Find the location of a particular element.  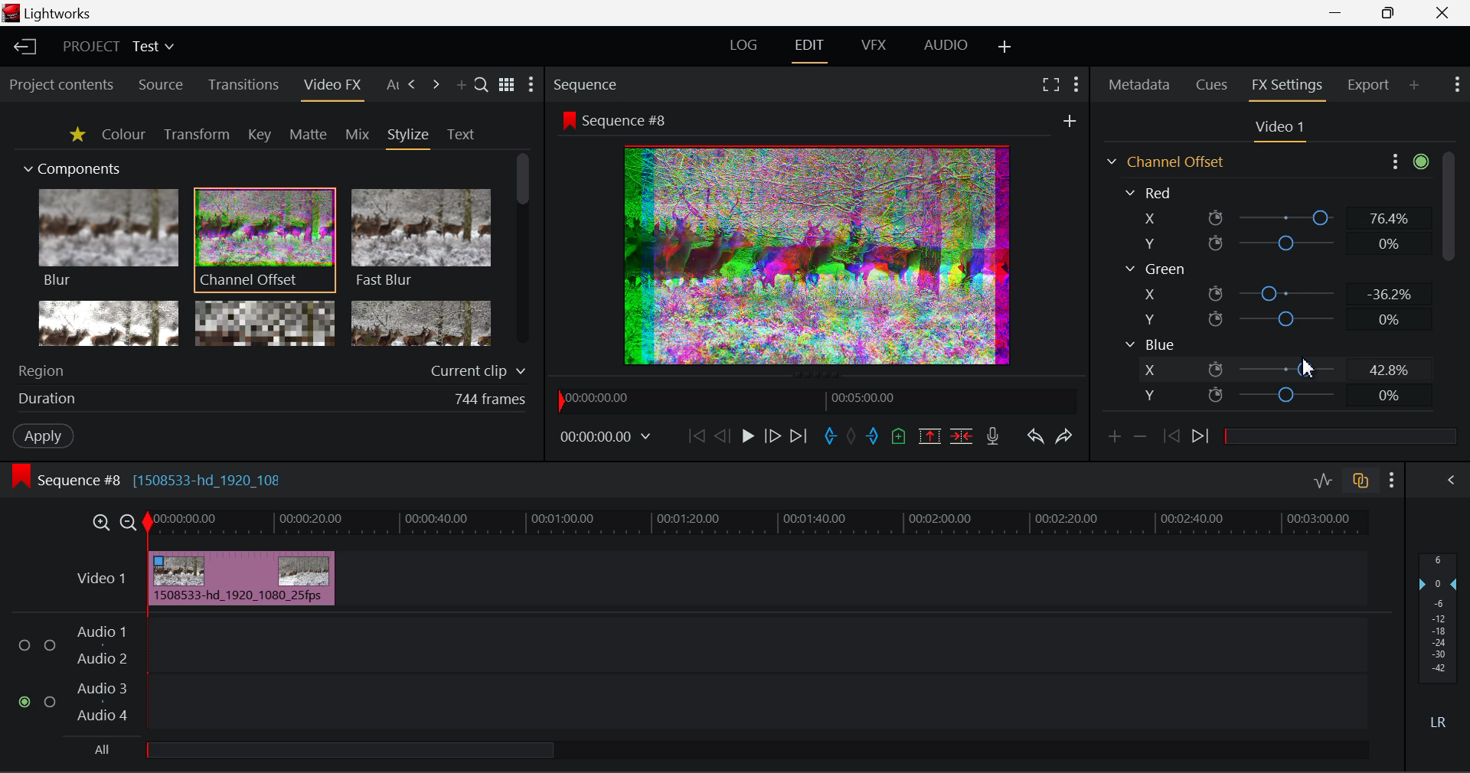

Blue is located at coordinates (1150, 345).